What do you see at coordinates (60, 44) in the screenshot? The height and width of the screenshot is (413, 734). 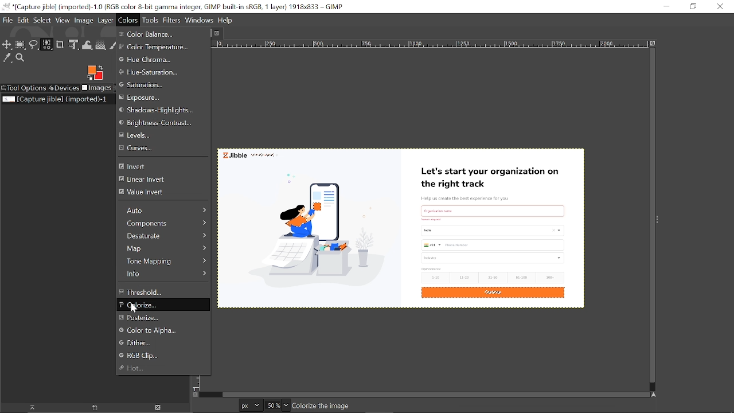 I see `Crop tool` at bounding box center [60, 44].